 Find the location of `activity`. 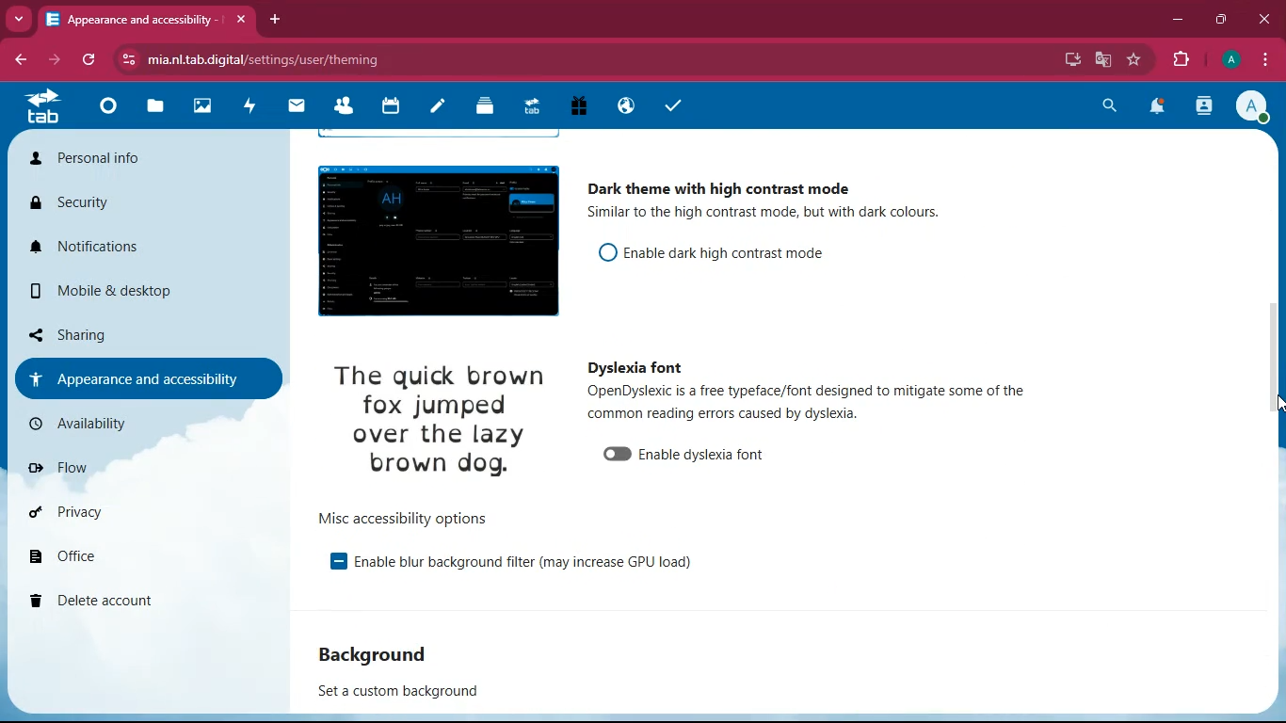

activity is located at coordinates (1201, 108).